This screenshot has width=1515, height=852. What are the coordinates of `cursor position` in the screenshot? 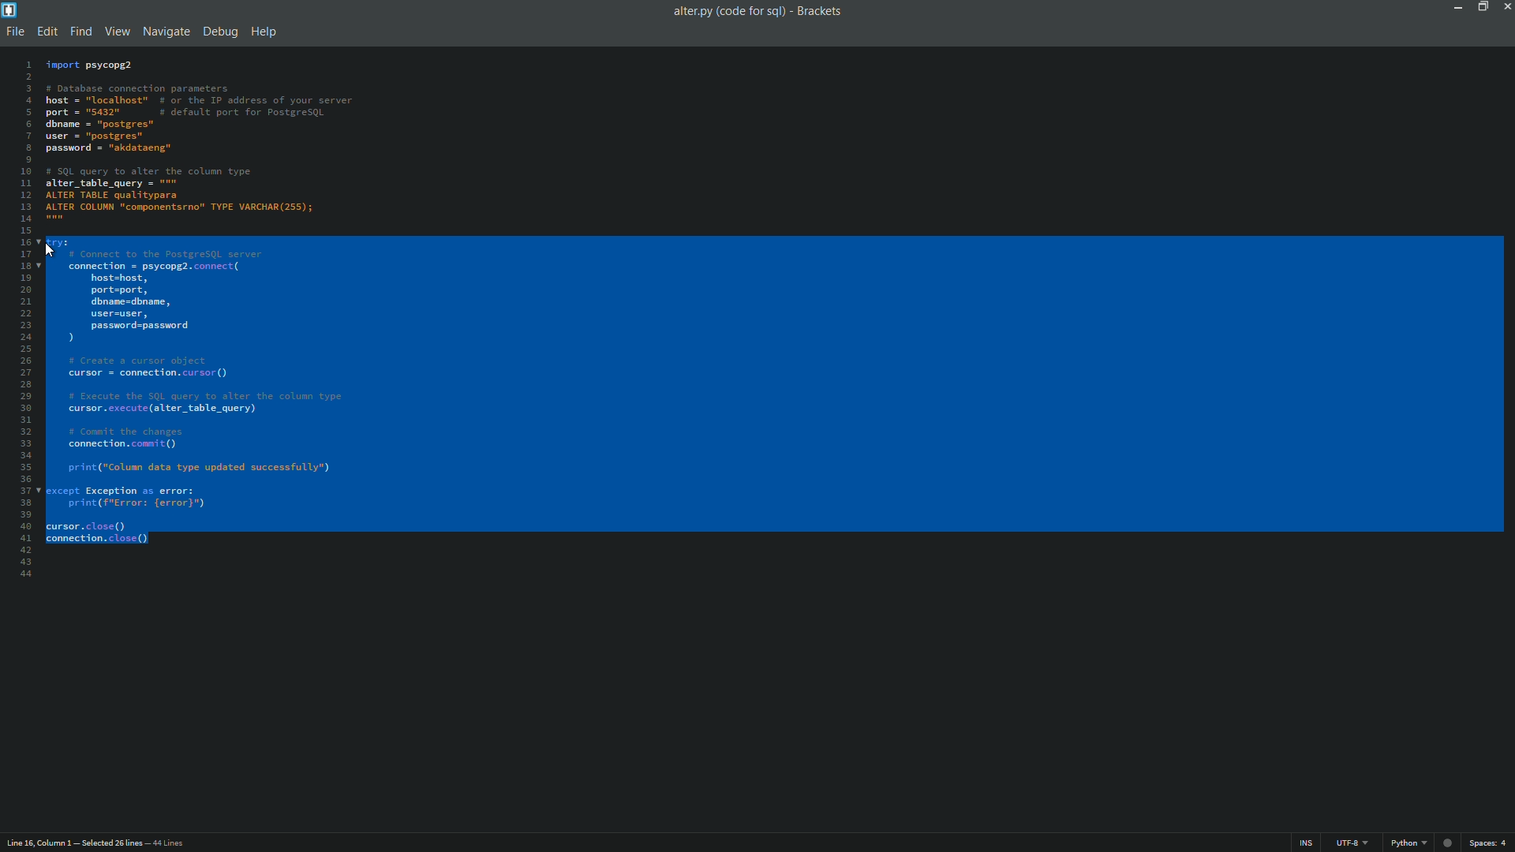 It's located at (41, 842).